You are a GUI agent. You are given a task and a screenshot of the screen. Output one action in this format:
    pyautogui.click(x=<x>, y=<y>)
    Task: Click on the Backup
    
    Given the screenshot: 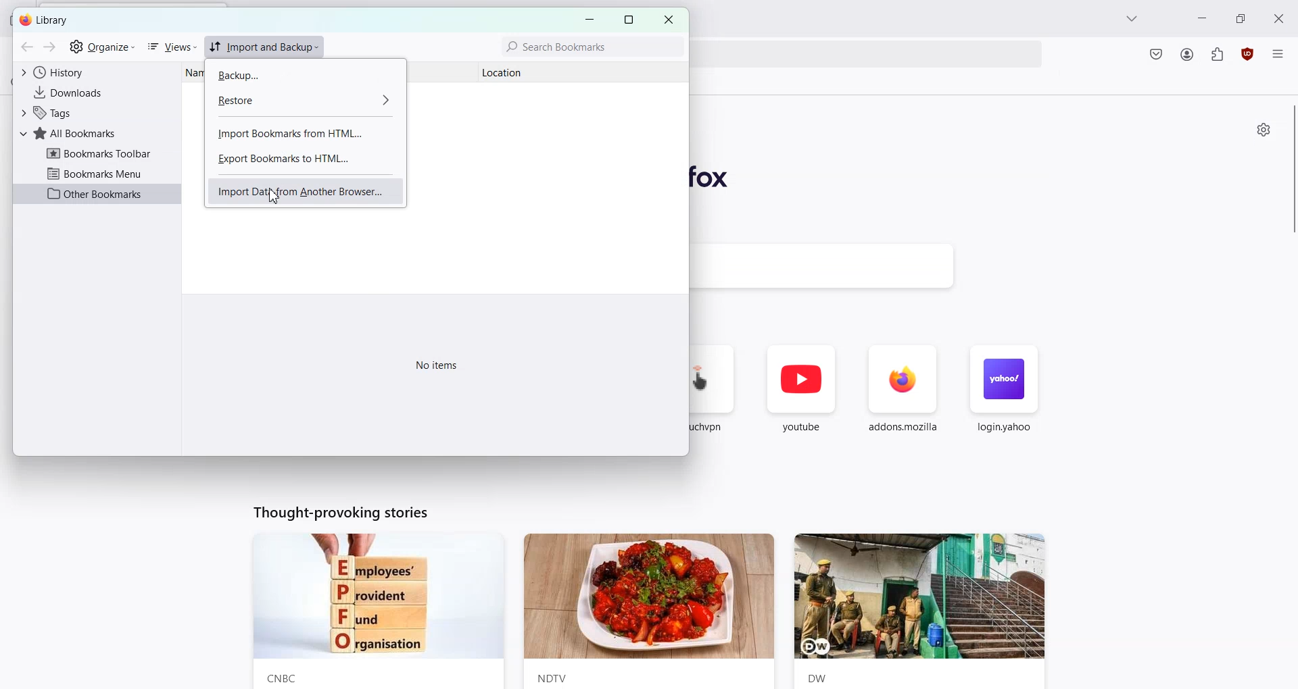 What is the action you would take?
    pyautogui.click(x=299, y=75)
    